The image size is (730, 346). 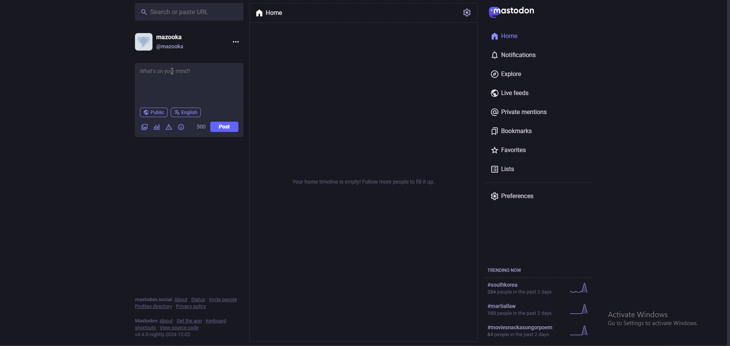 What do you see at coordinates (145, 328) in the screenshot?
I see `shortcuts` at bounding box center [145, 328].